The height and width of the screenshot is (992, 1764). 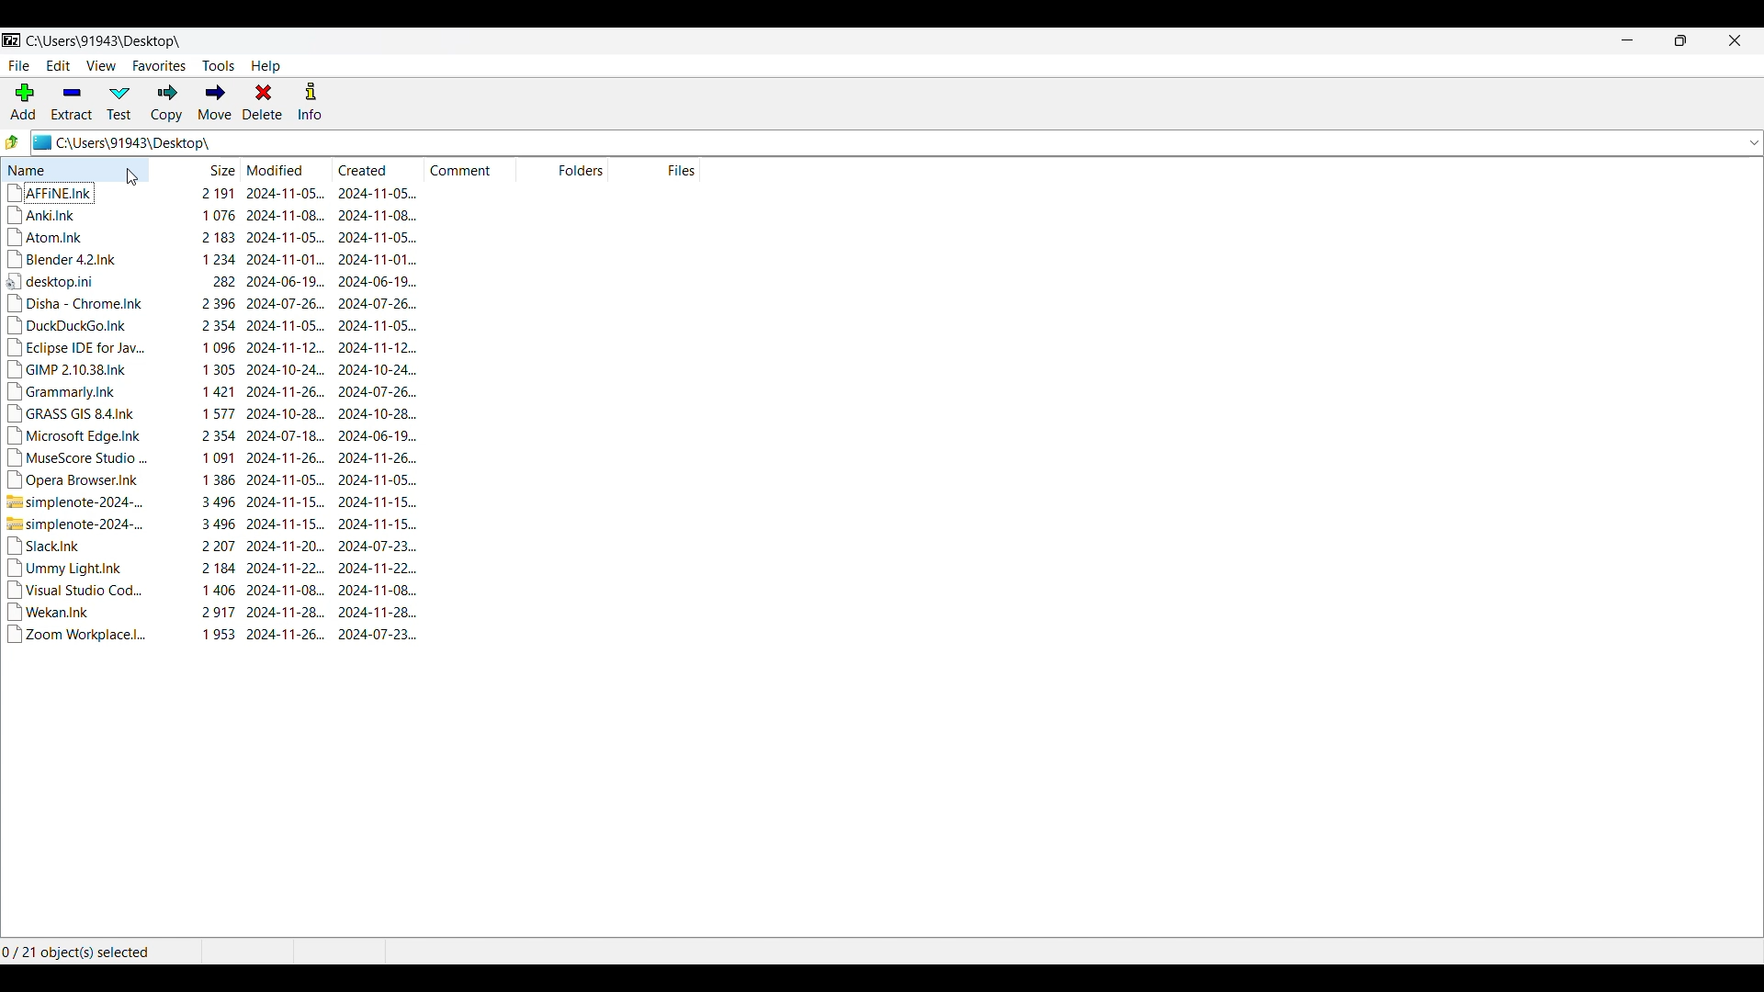 What do you see at coordinates (578, 169) in the screenshot?
I see `Folders` at bounding box center [578, 169].